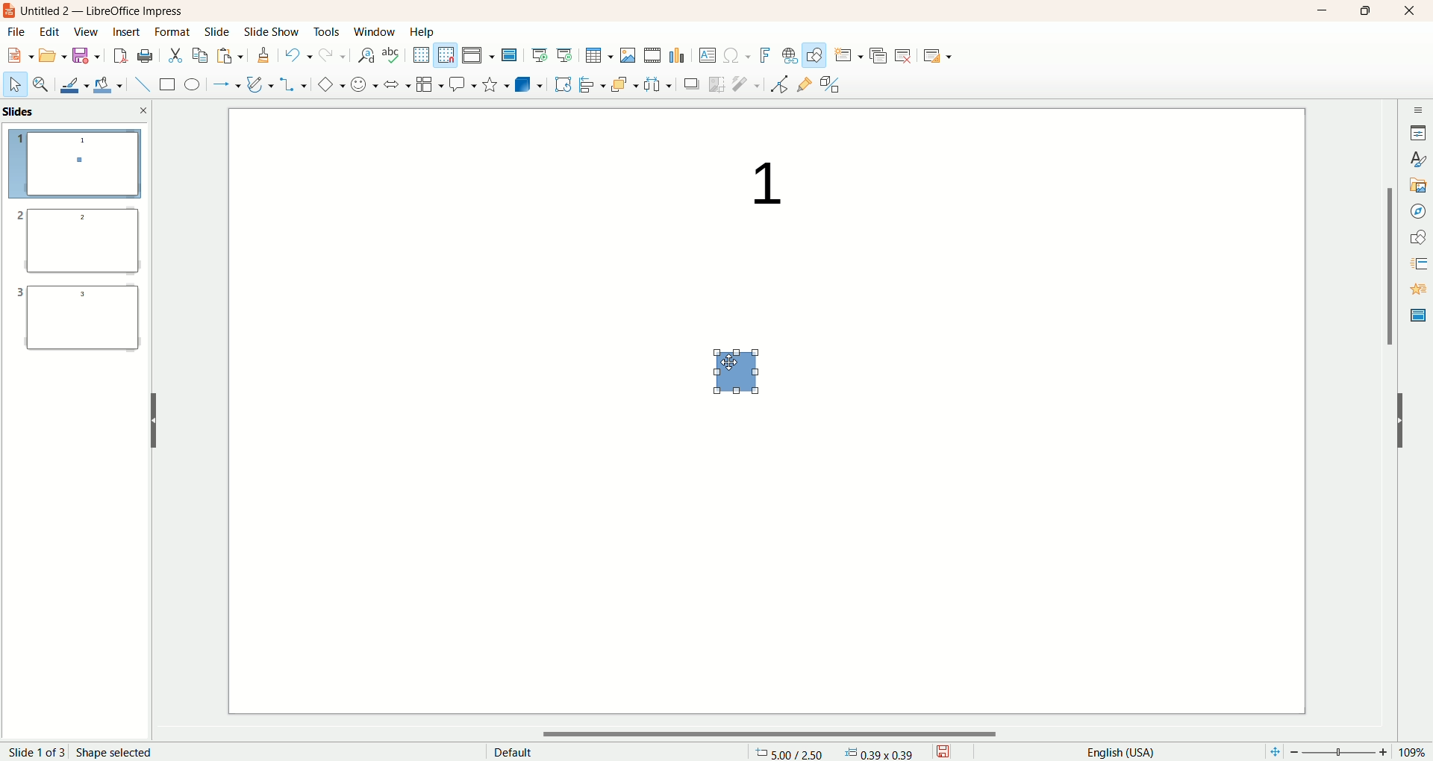  What do you see at coordinates (1417, 107) in the screenshot?
I see `sidebar settings` at bounding box center [1417, 107].